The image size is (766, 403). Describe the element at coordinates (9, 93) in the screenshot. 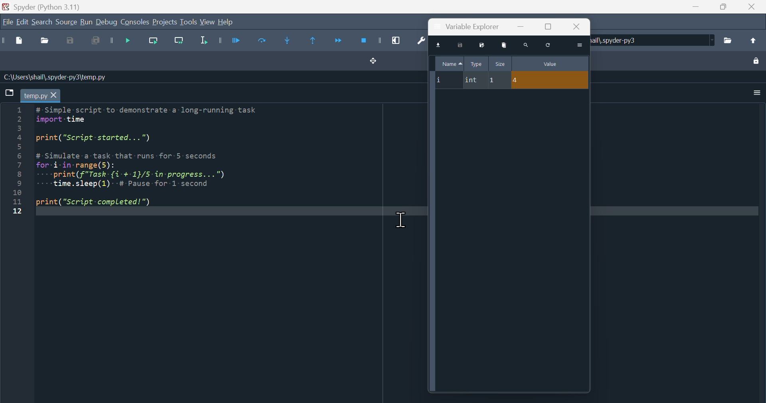

I see `browse tabs` at that location.